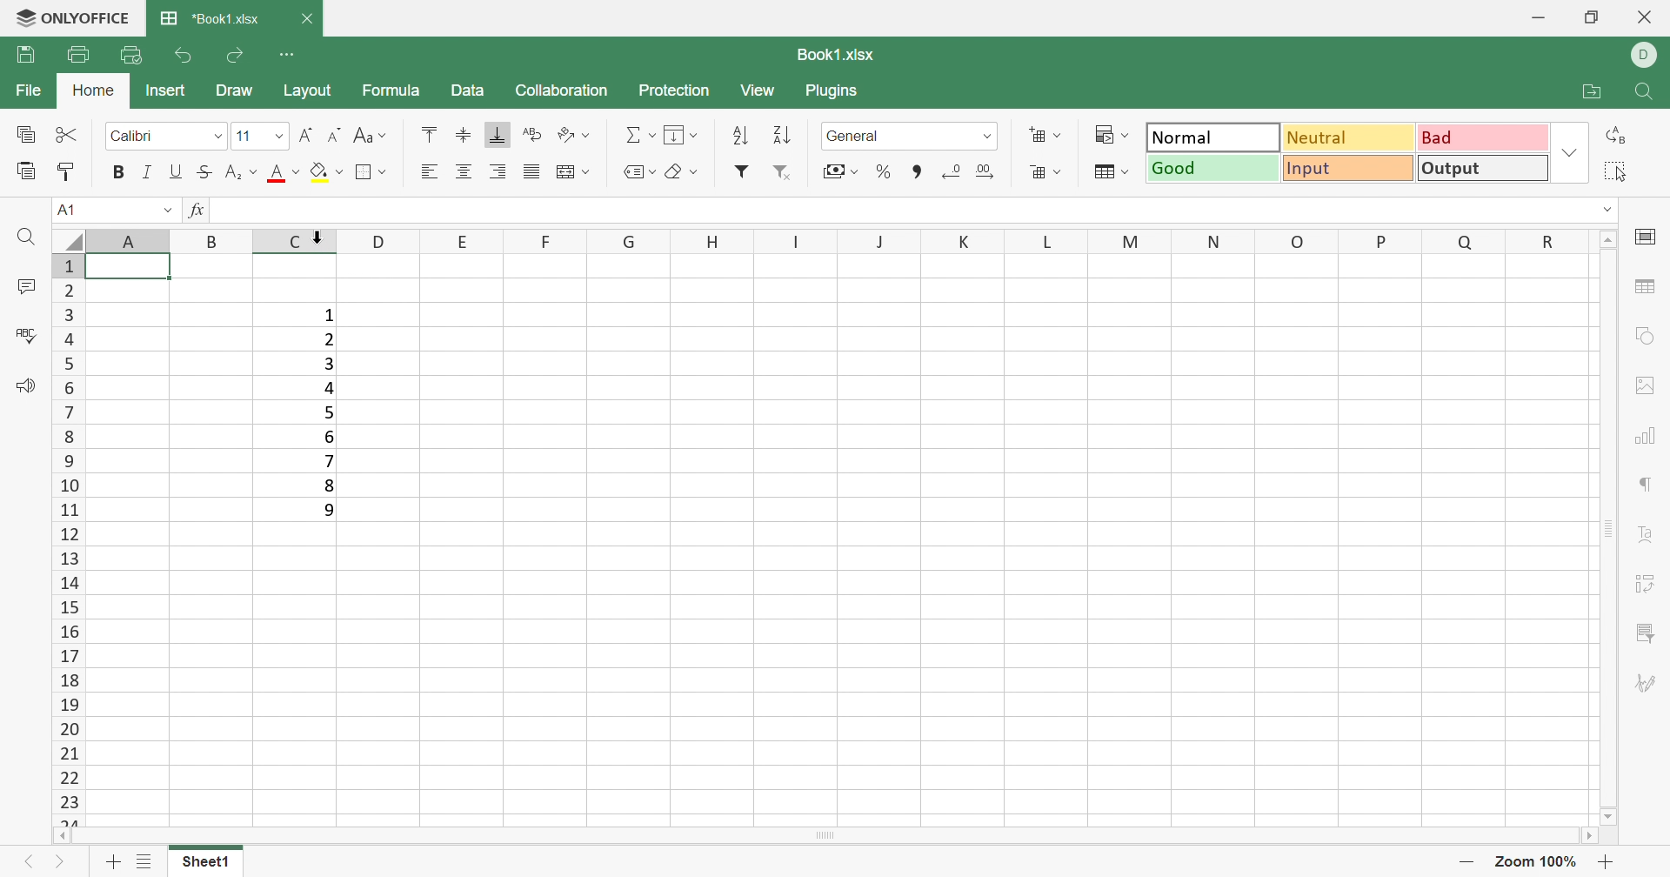 This screenshot has width=1670, height=877. Describe the element at coordinates (284, 171) in the screenshot. I see `Font color` at that location.